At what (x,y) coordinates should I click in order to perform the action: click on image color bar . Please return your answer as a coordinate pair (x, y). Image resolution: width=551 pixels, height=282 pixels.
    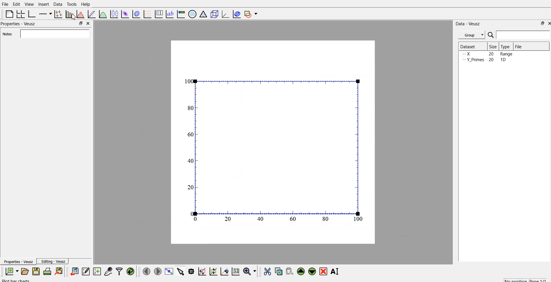
    Looking at the image, I should click on (181, 15).